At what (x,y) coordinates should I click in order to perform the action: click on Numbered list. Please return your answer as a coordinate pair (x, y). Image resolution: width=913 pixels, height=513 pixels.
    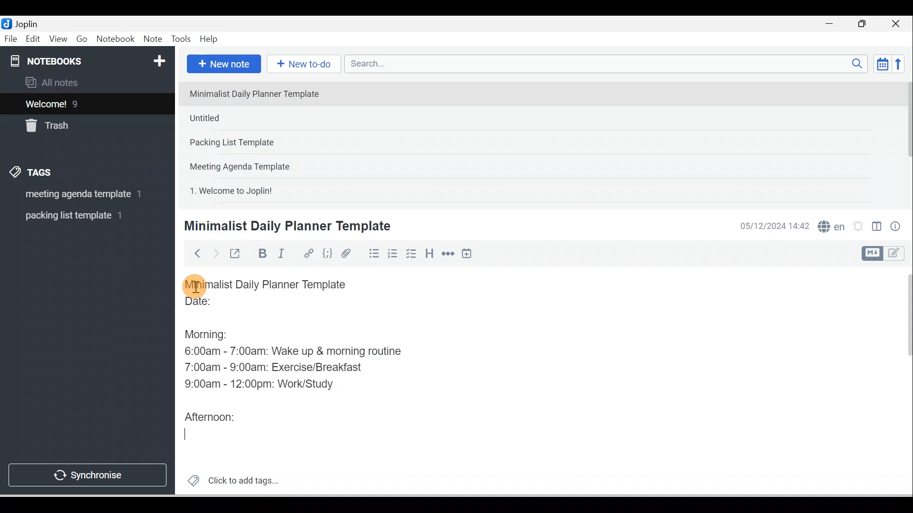
    Looking at the image, I should click on (393, 253).